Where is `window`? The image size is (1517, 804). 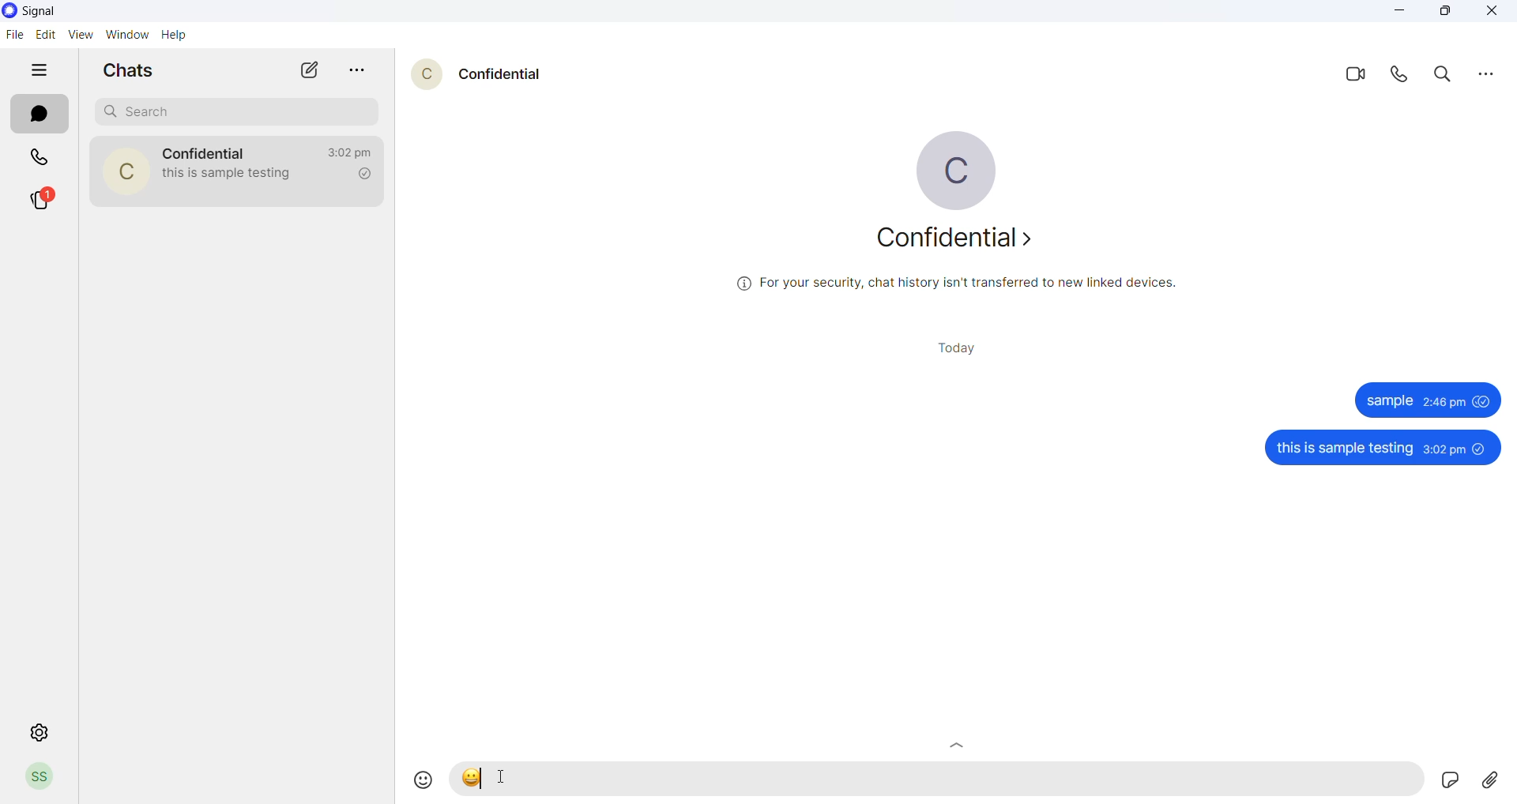
window is located at coordinates (127, 34).